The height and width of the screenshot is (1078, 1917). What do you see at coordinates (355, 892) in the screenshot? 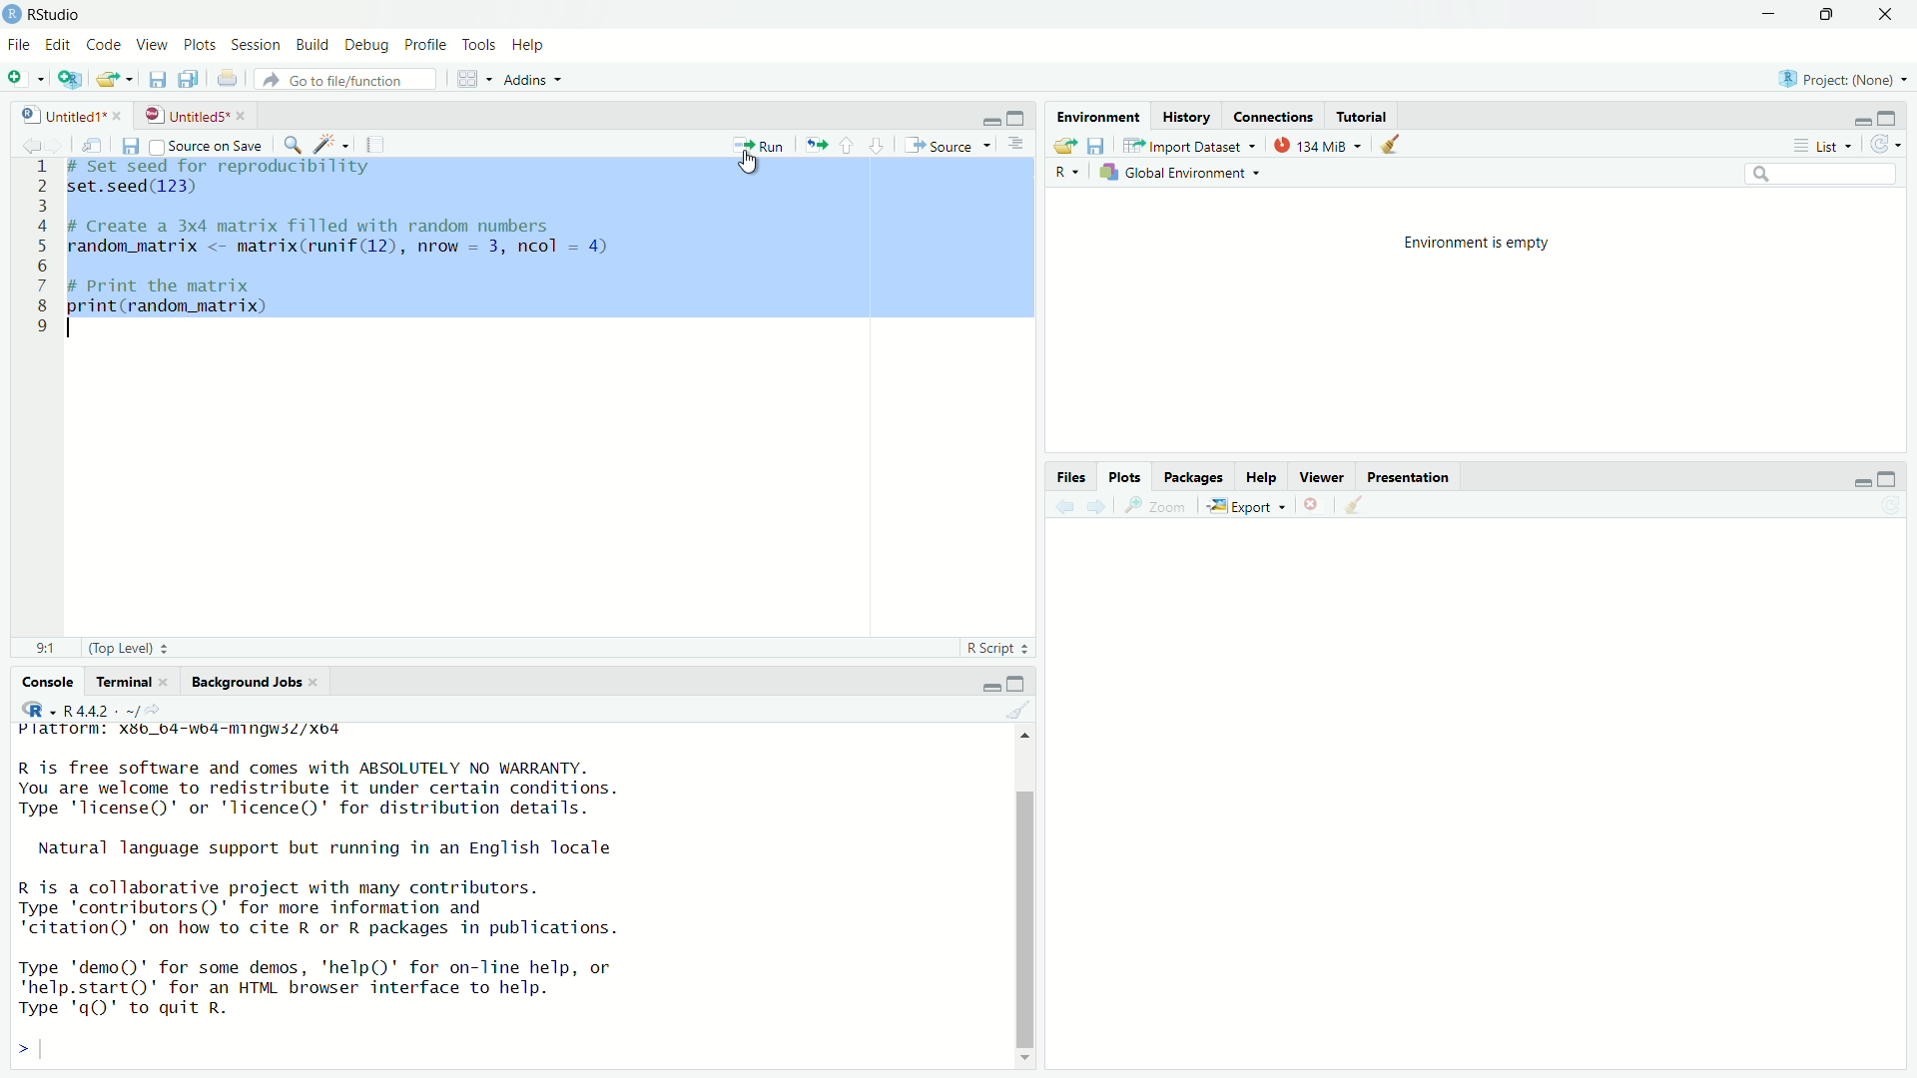
I see `rPlatrorm. Xx3b_b4-wo4-mingwsZ/xo4

R is free software and comes with ABSOLUTELY NO WARRANTY.

You are welcome to redistribute it under certain conditions.

Type 'license()' or 'licence()' for distribution details.
Natural language support but running in an English locale

R is a collaborative project with many contributors.

Type 'contributors()' for more information and

‘citation()' on how to cite R or R packages in publications.

Type 'demo()' for some demos, 'help()' for on-line help, or

'help.start()' for an HTML browser interface to help.

Type 'qQ)' to quit R.

>` at bounding box center [355, 892].